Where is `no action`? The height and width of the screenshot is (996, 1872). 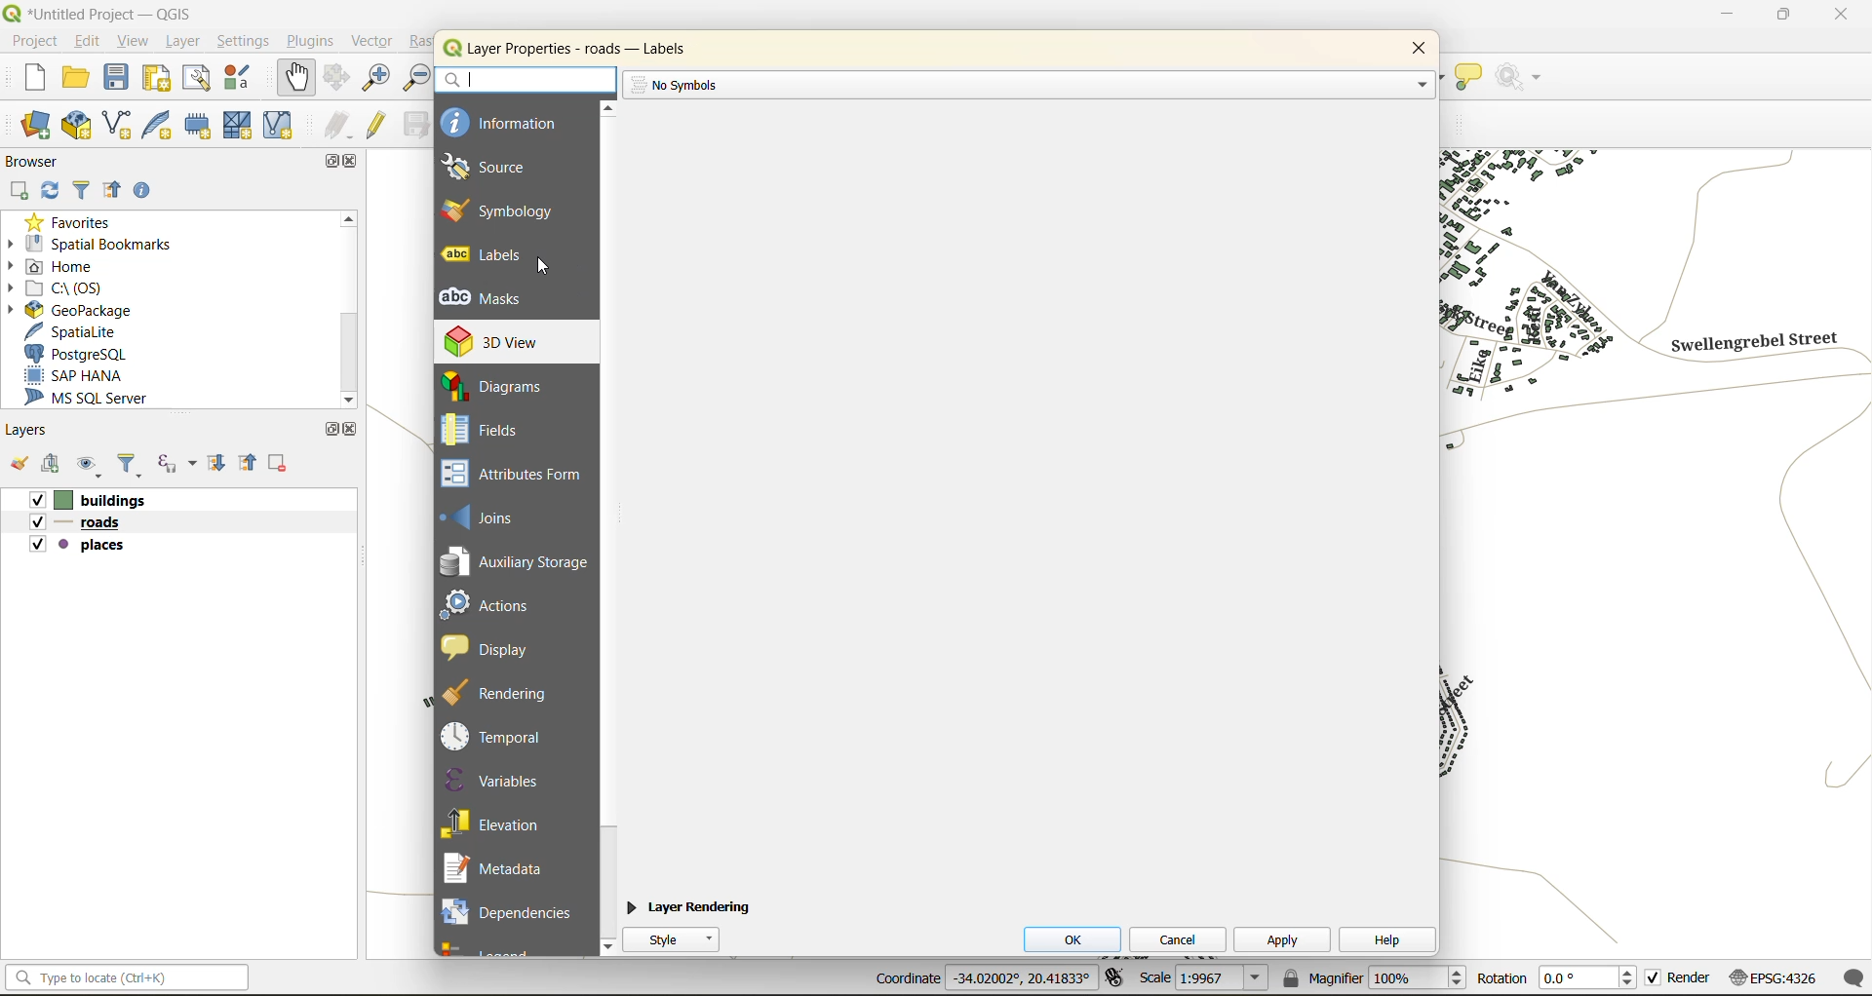 no action is located at coordinates (1525, 78).